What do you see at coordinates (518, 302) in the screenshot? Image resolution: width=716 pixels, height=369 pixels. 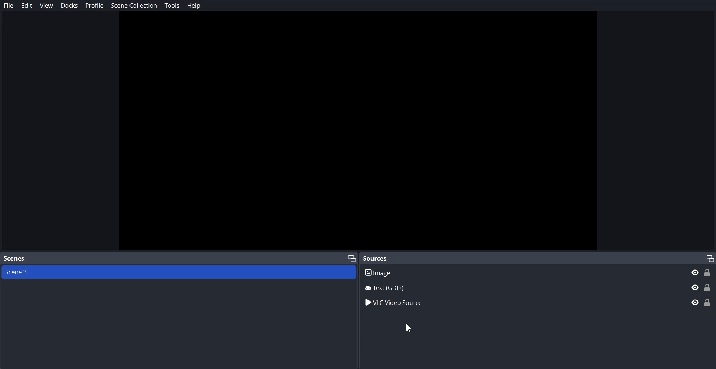 I see `VLC Video Source` at bounding box center [518, 302].